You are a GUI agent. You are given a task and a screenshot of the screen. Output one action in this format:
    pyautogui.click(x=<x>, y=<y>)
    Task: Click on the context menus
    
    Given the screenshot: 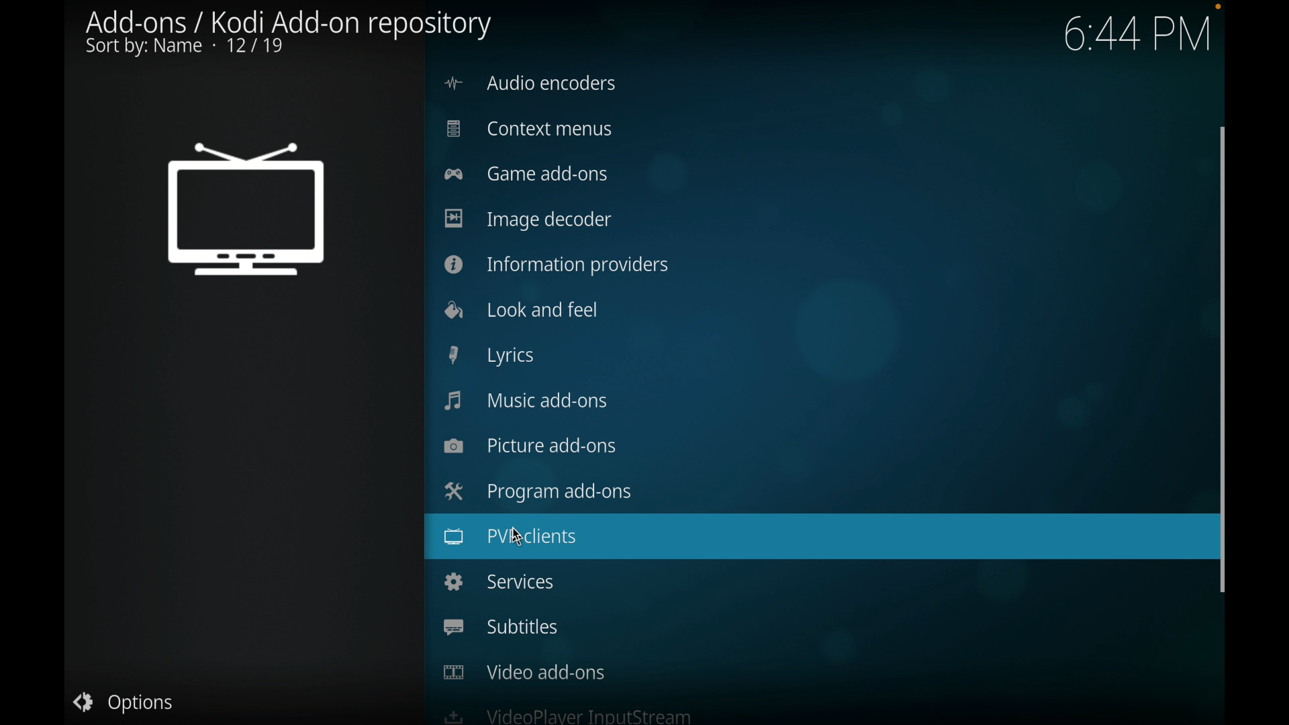 What is the action you would take?
    pyautogui.click(x=532, y=130)
    